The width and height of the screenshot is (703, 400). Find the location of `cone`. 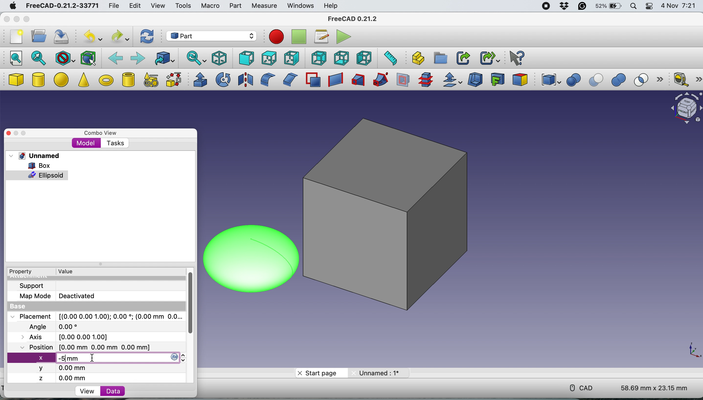

cone is located at coordinates (83, 81).